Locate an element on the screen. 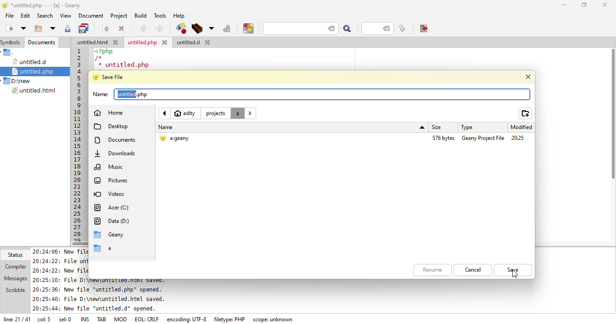 The width and height of the screenshot is (616, 324). music is located at coordinates (110, 167).